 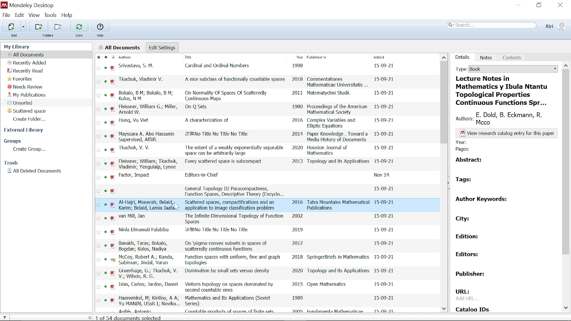 What do you see at coordinates (233, 260) in the screenshot?
I see `title` at bounding box center [233, 260].